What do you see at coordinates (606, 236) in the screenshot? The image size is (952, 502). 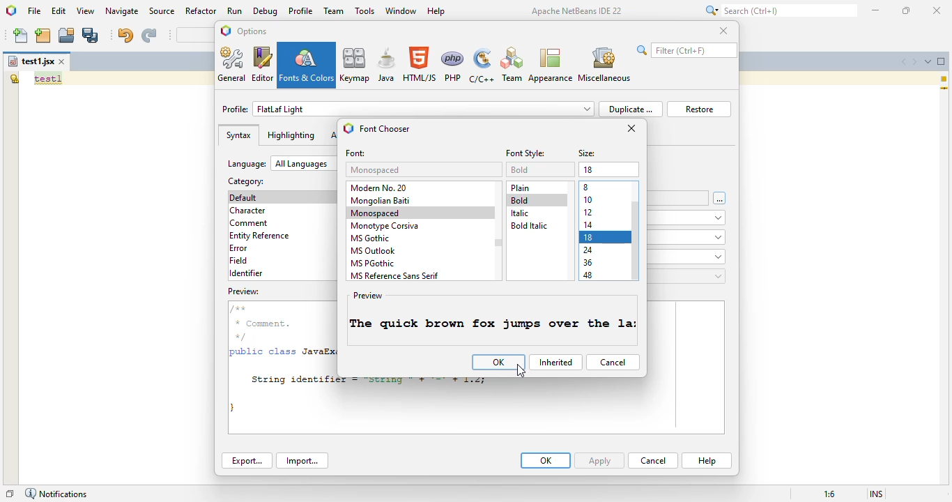 I see `size 18 selected` at bounding box center [606, 236].